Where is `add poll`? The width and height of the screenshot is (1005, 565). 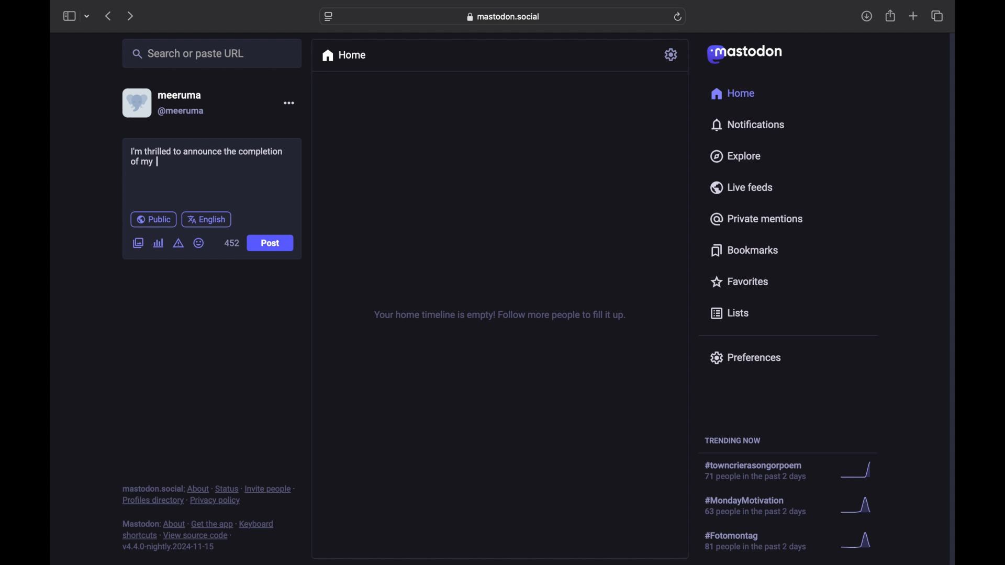
add poll is located at coordinates (159, 243).